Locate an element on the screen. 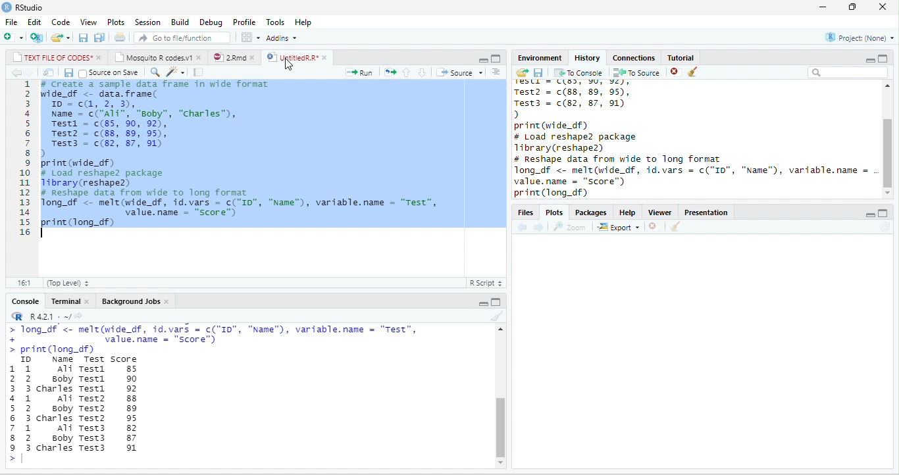 The height and width of the screenshot is (475, 899). print(wide_df)# Load reshape? package1ibrary(reshape2) is located at coordinates (576, 137).